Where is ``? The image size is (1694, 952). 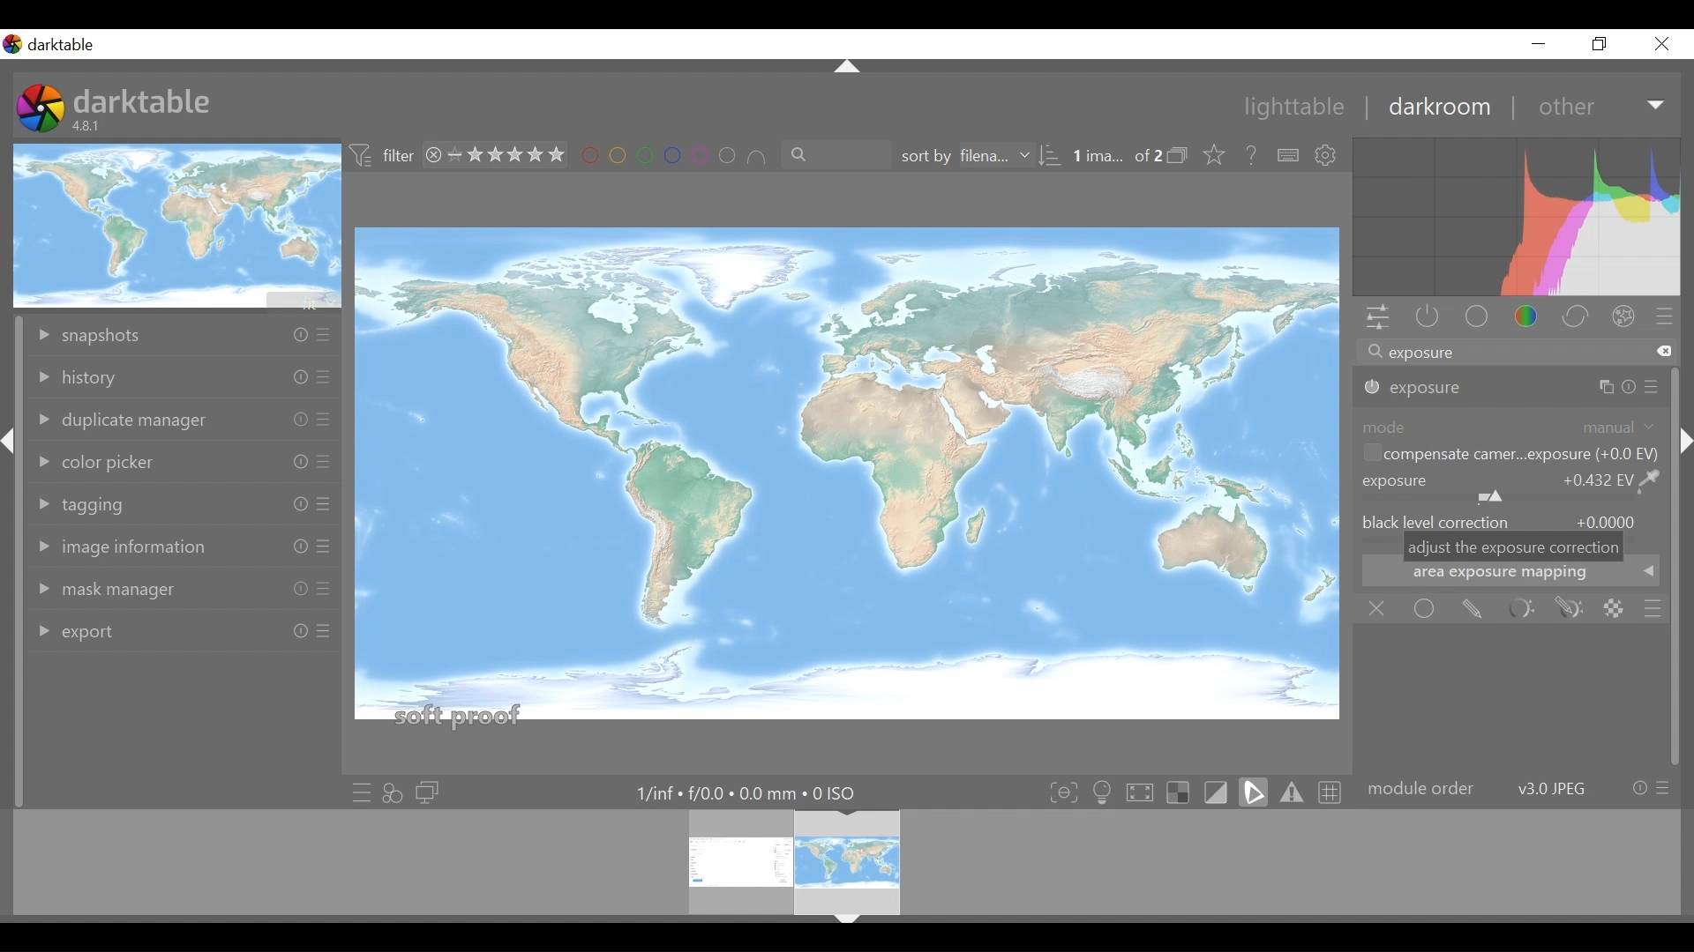
 is located at coordinates (290, 460).